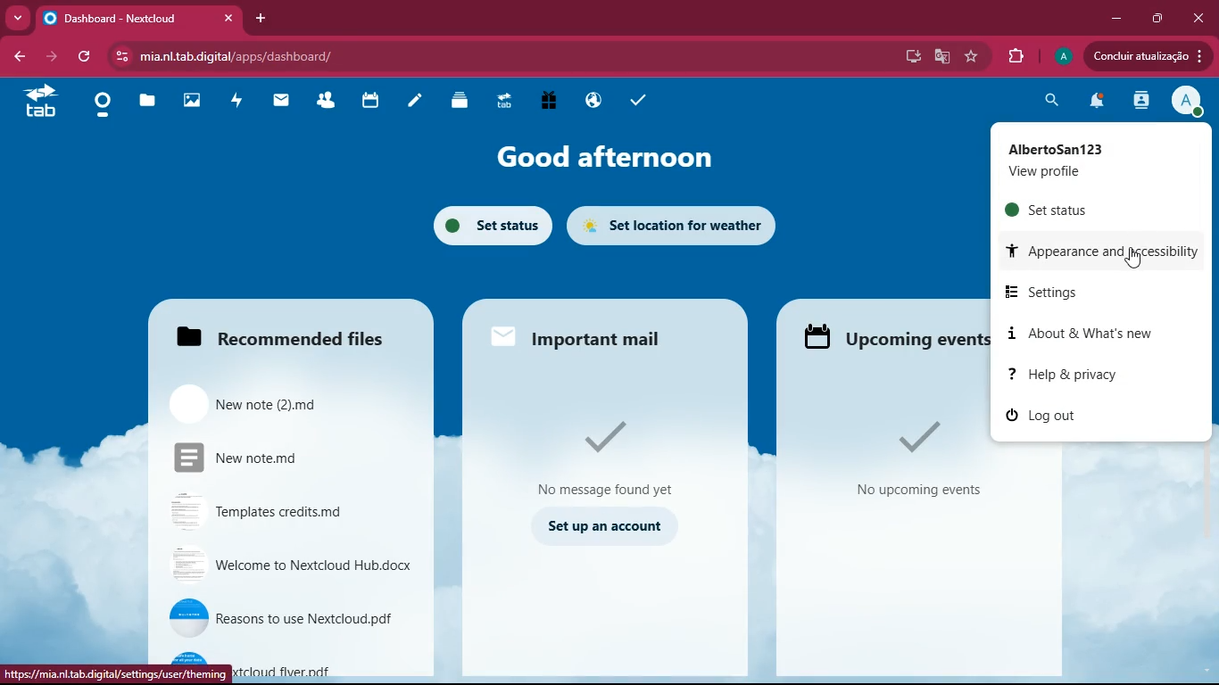  Describe the element at coordinates (16, 19) in the screenshot. I see `more` at that location.